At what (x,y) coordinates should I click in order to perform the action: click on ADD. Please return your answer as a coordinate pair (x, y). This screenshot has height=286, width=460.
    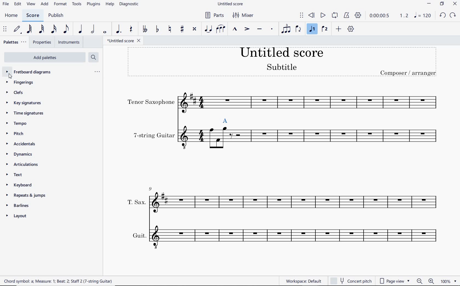
    Looking at the image, I should click on (45, 4).